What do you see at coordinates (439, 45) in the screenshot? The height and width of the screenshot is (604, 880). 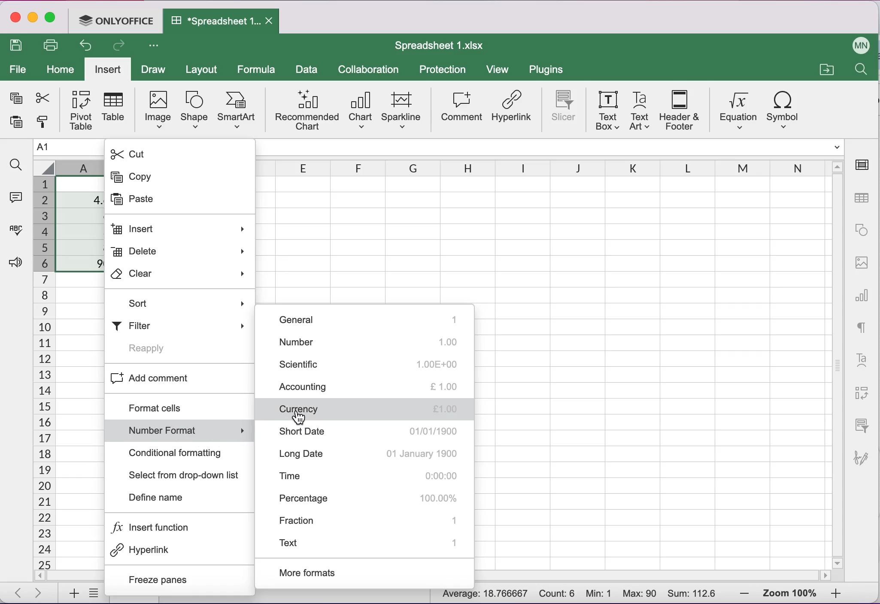 I see `Spreadsheet 1.xIsx` at bounding box center [439, 45].